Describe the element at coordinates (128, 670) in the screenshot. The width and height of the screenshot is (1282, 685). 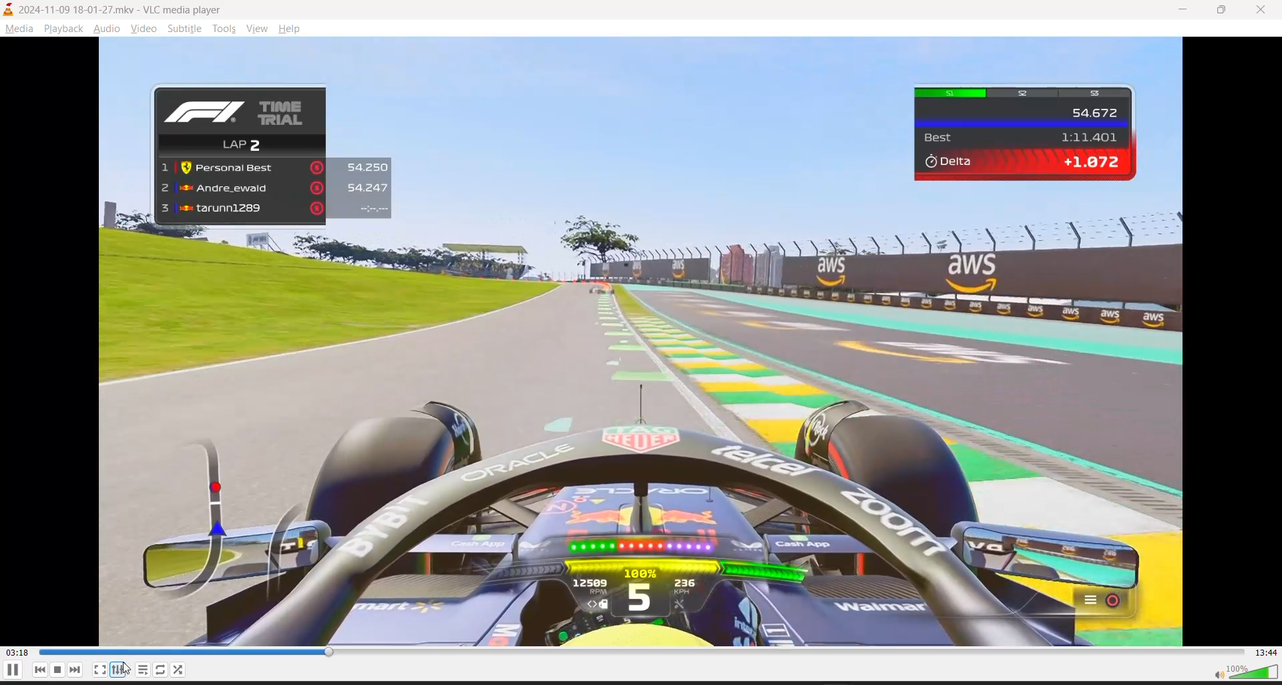
I see `cursor` at that location.